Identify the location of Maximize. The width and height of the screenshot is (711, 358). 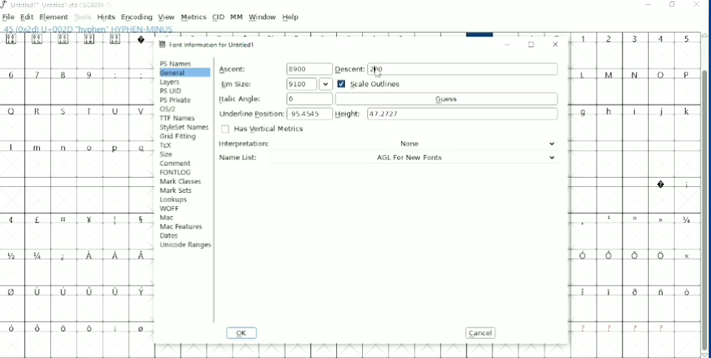
(532, 45).